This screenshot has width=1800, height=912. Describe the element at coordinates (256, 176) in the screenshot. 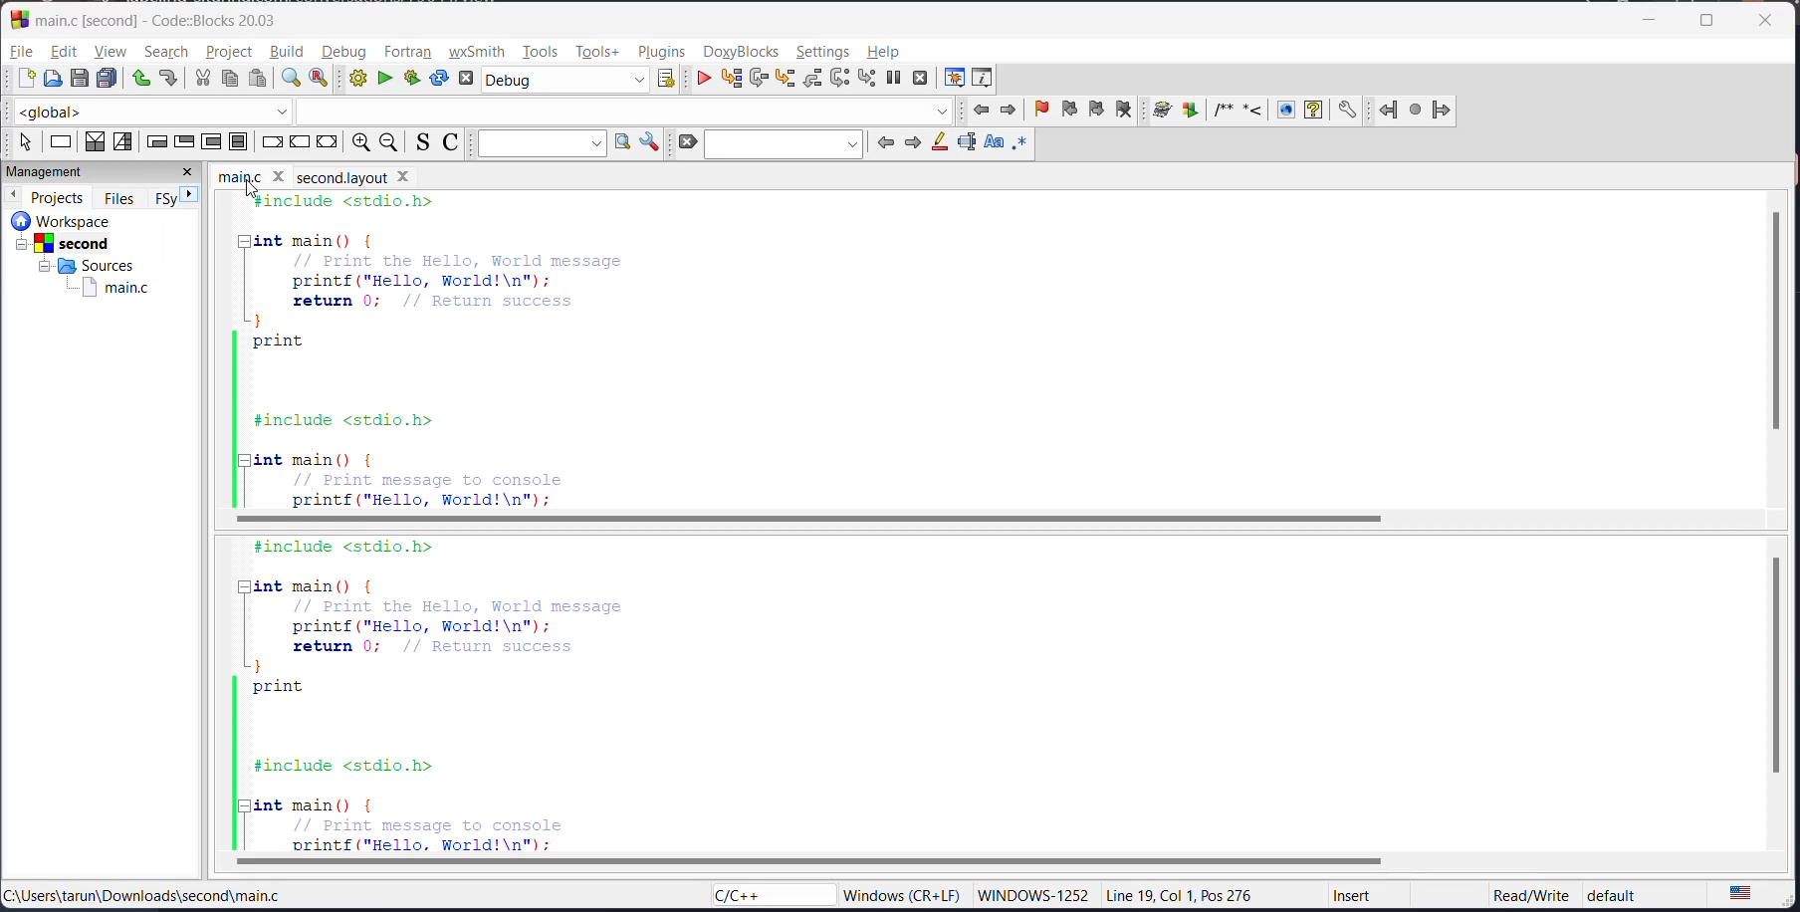

I see `file names` at that location.